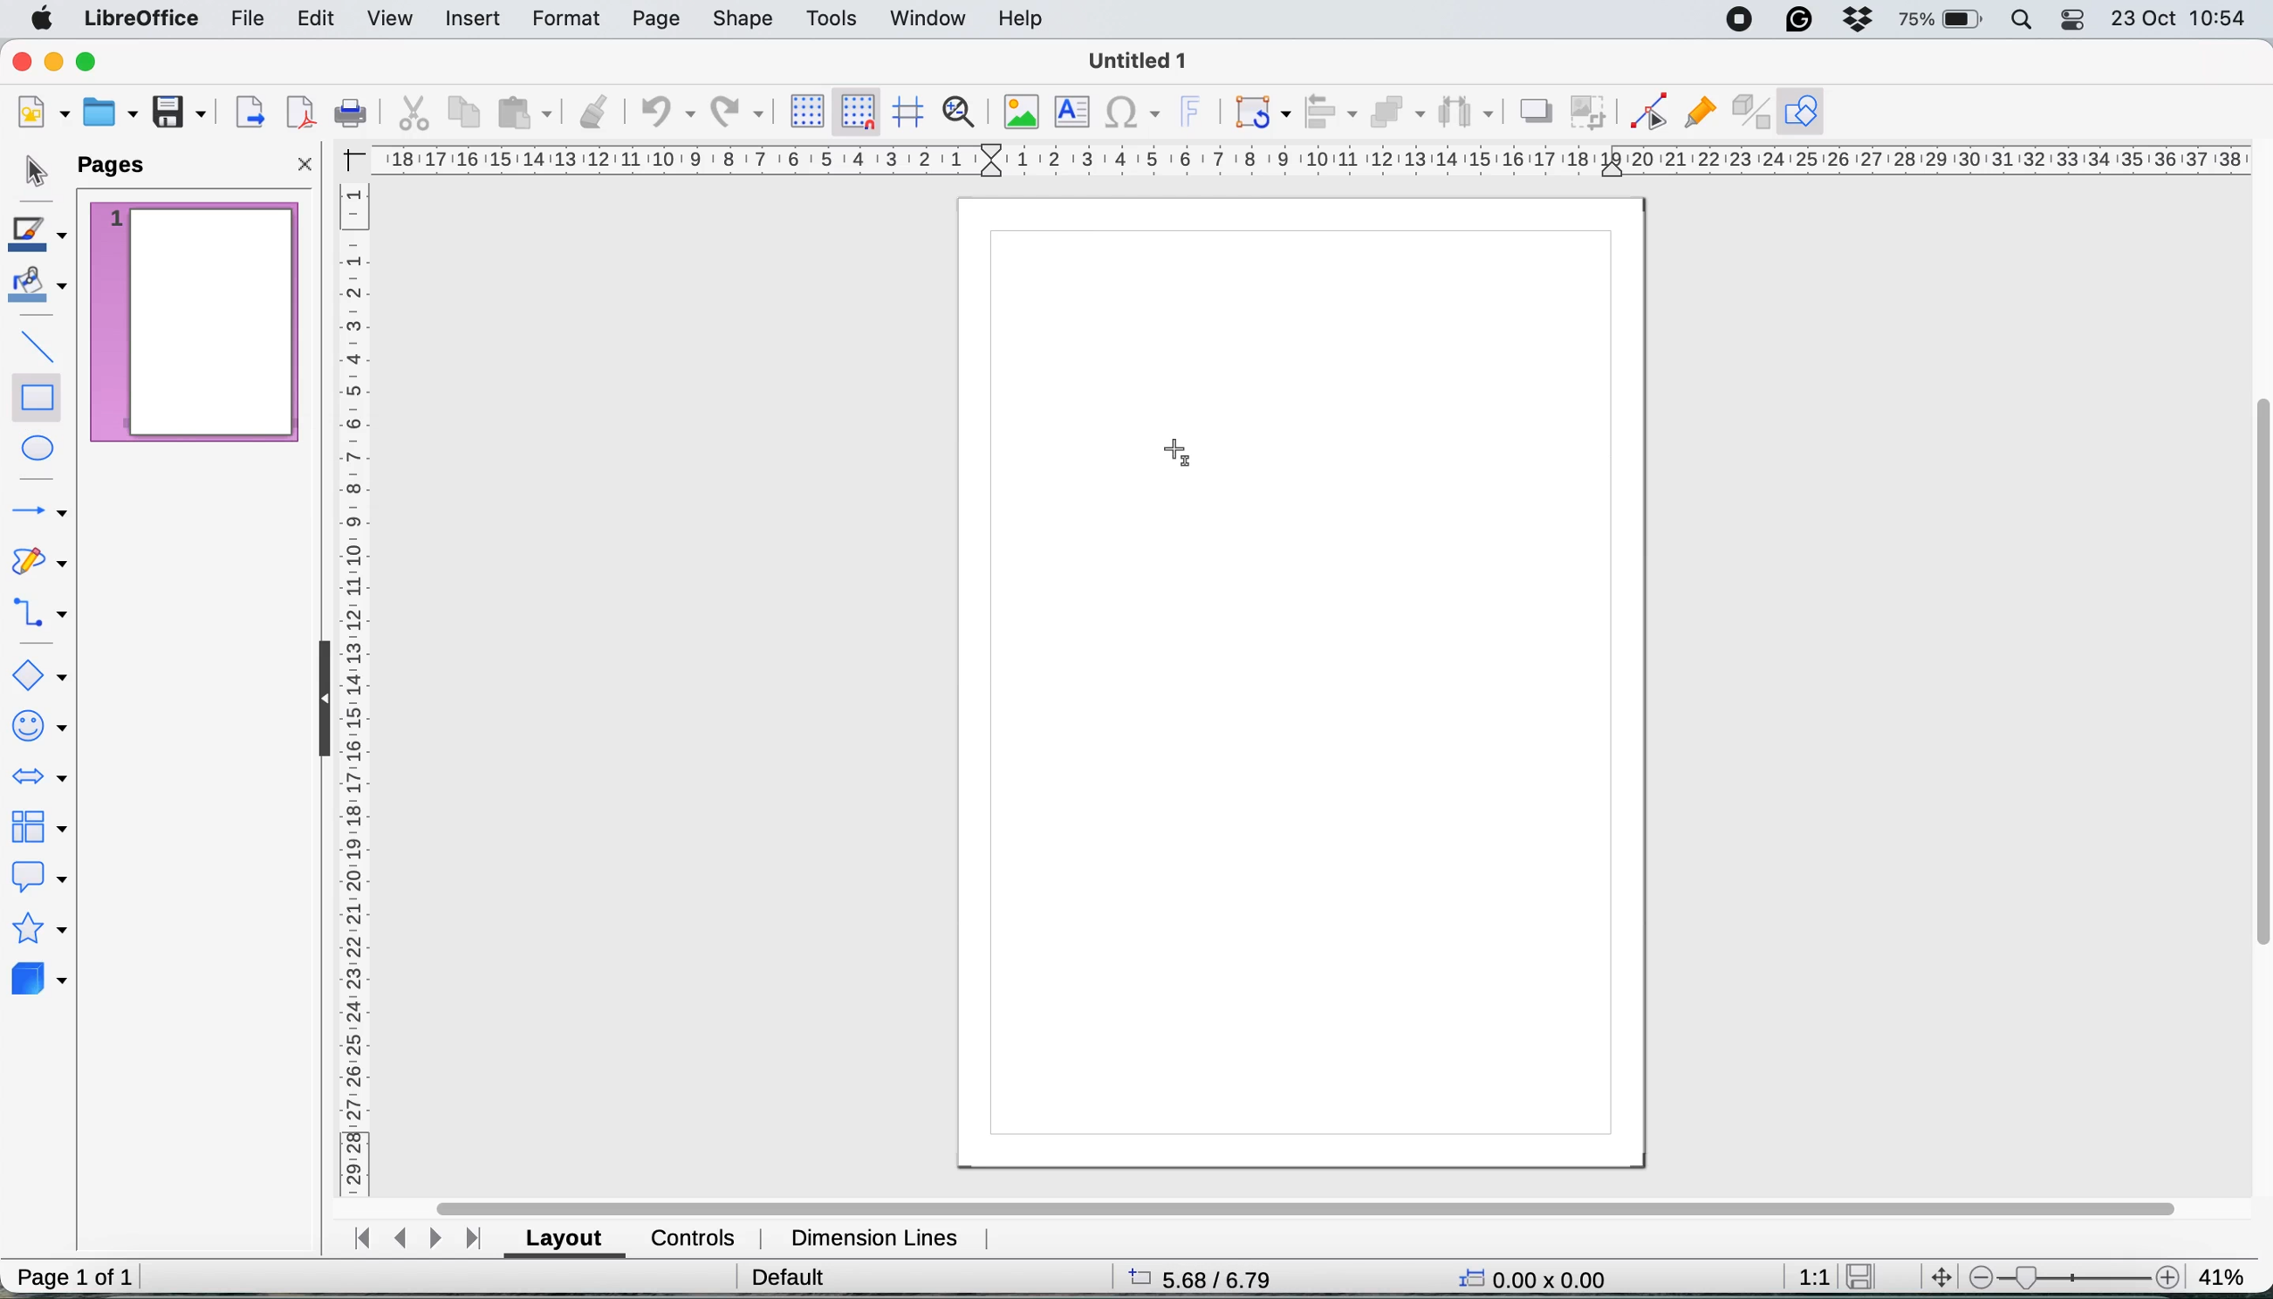 Image resolution: width=2273 pixels, height=1299 pixels. What do you see at coordinates (347, 115) in the screenshot?
I see `print` at bounding box center [347, 115].